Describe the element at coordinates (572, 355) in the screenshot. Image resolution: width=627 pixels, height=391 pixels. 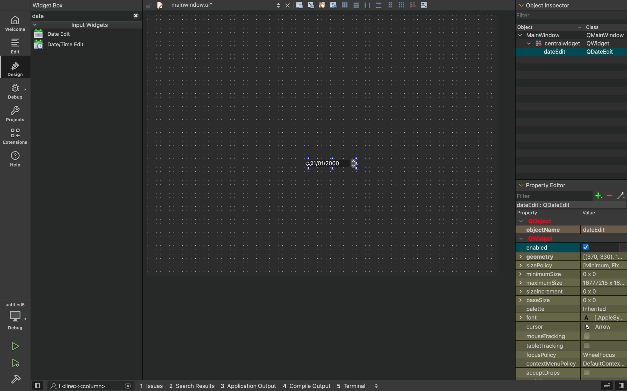
I see `policy` at that location.